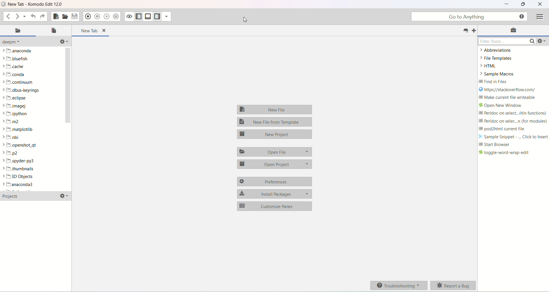 The height and width of the screenshot is (292, 549). What do you see at coordinates (15, 98) in the screenshot?
I see `eclipse` at bounding box center [15, 98].